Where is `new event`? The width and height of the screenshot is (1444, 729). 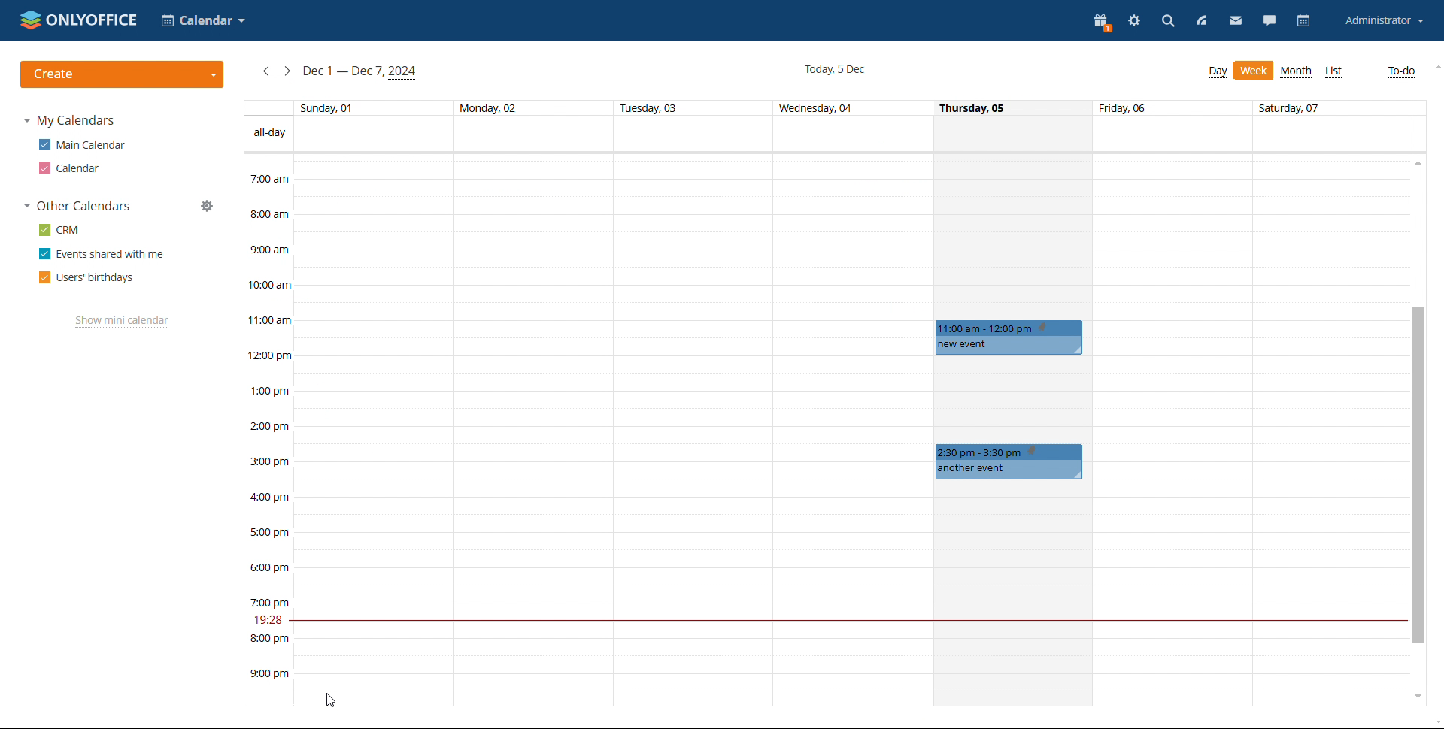 new event is located at coordinates (1008, 346).